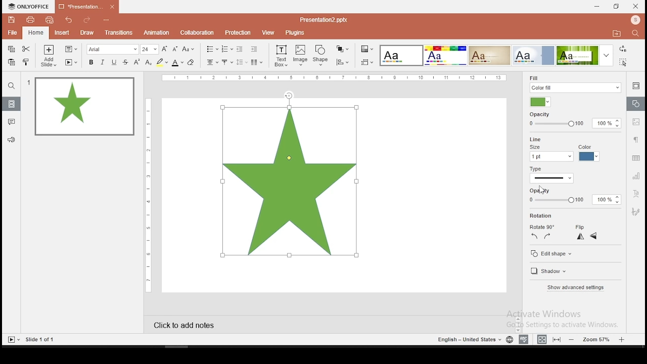 The width and height of the screenshot is (647, 364). What do you see at coordinates (87, 6) in the screenshot?
I see `presentation` at bounding box center [87, 6].